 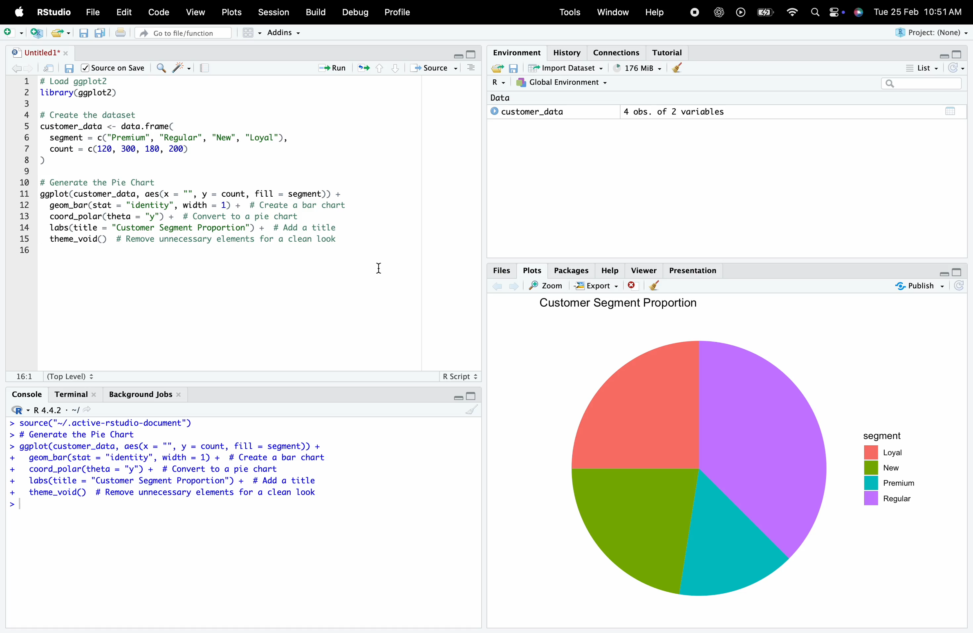 I want to click on Terminal, so click(x=75, y=392).